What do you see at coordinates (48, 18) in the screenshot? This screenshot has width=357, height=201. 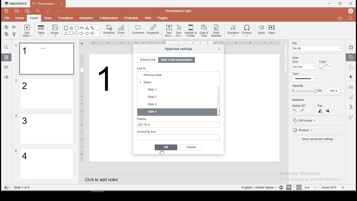 I see `draw` at bounding box center [48, 18].